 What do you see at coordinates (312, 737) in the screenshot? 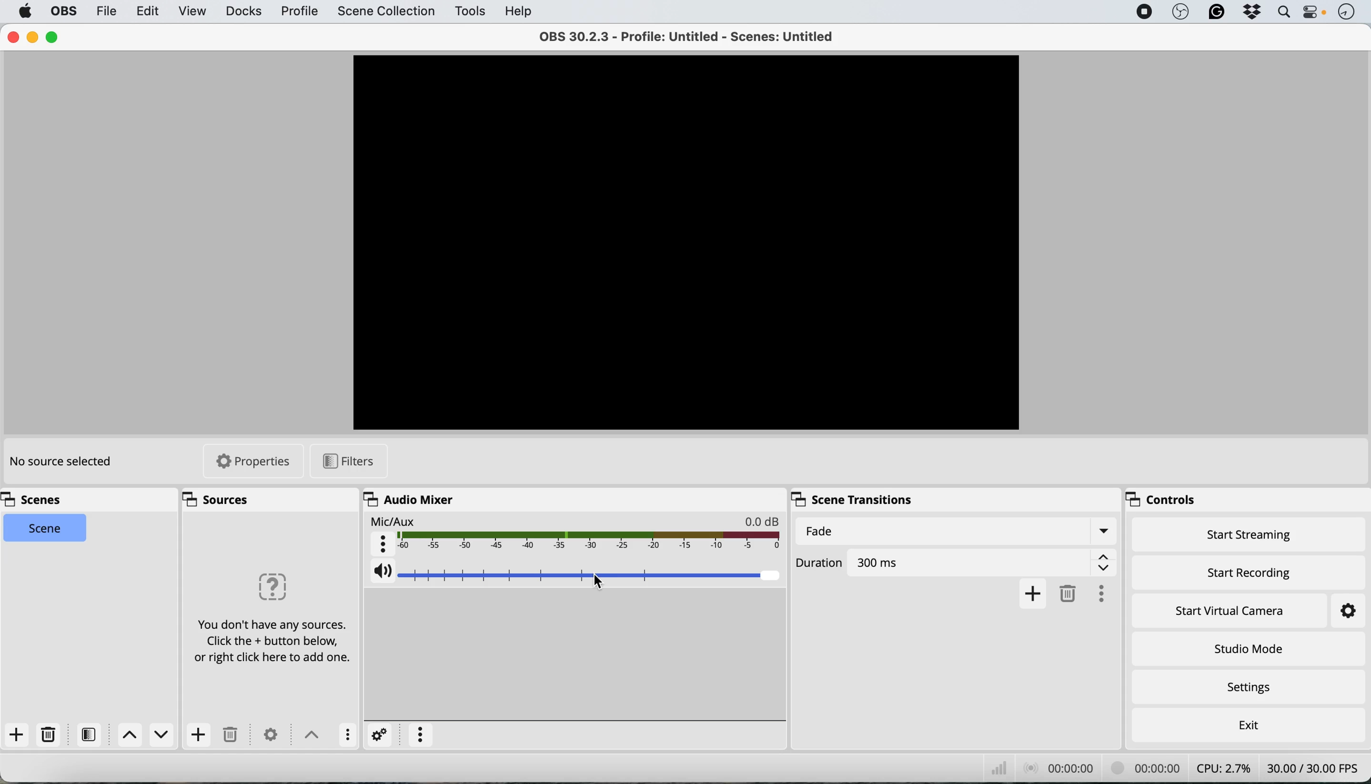
I see `toggle between sources` at bounding box center [312, 737].